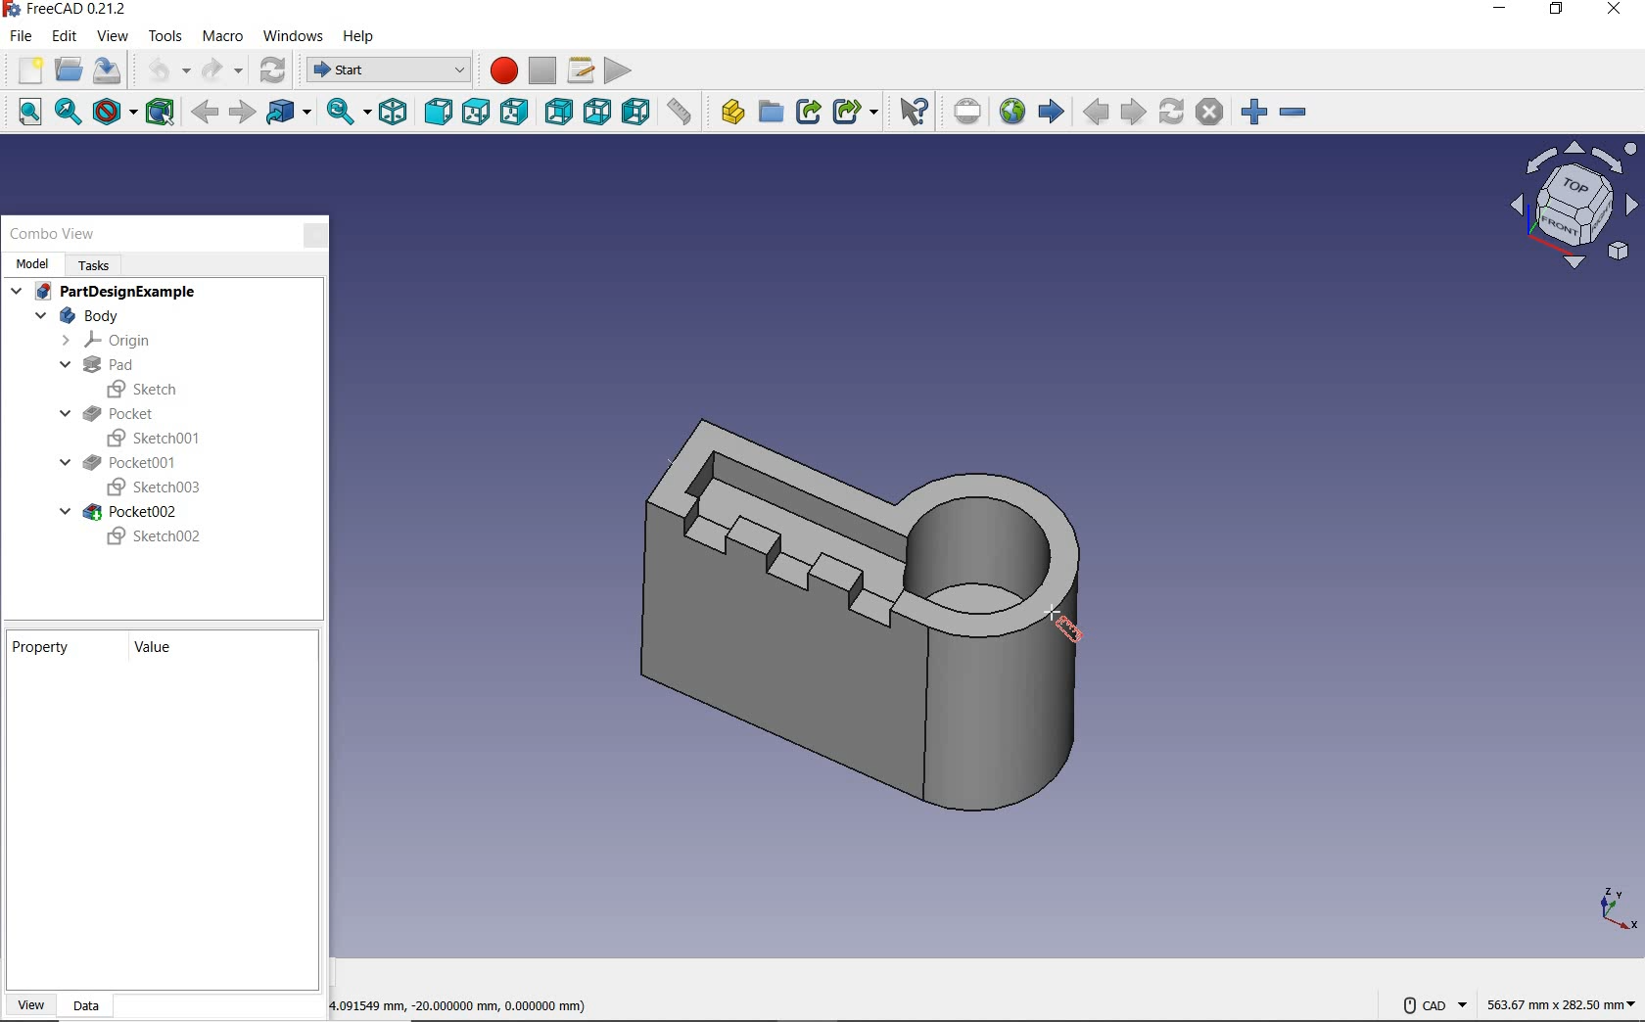  What do you see at coordinates (1254, 113) in the screenshot?
I see `zoom in` at bounding box center [1254, 113].